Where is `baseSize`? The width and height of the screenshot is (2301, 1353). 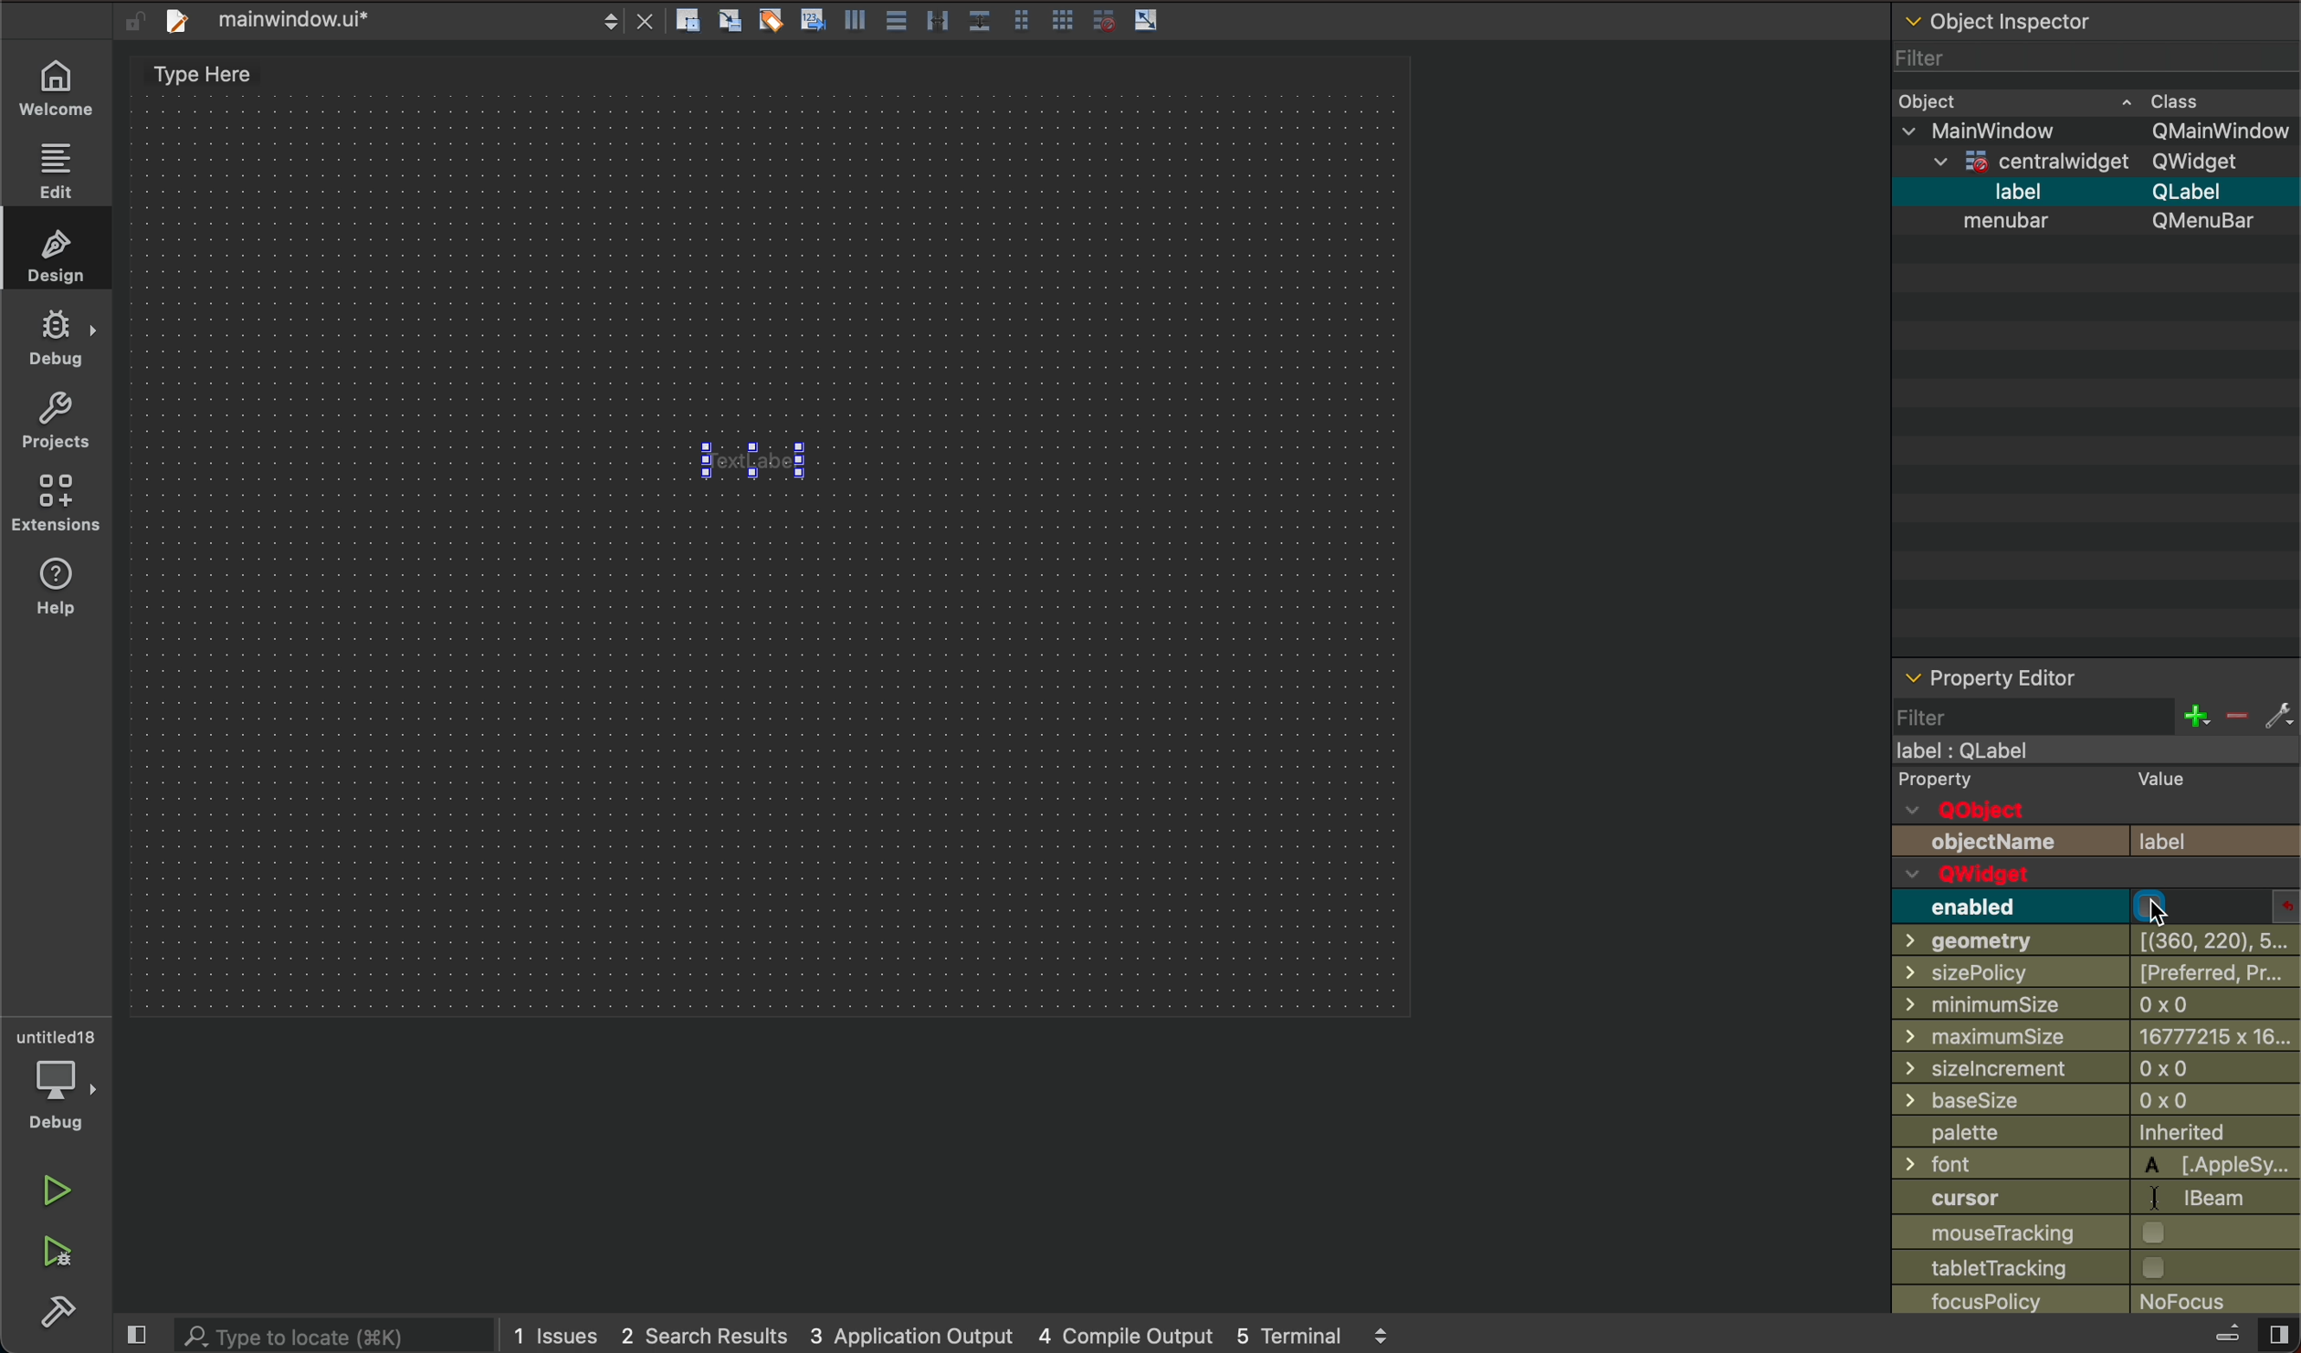
baseSize is located at coordinates (1991, 1099).